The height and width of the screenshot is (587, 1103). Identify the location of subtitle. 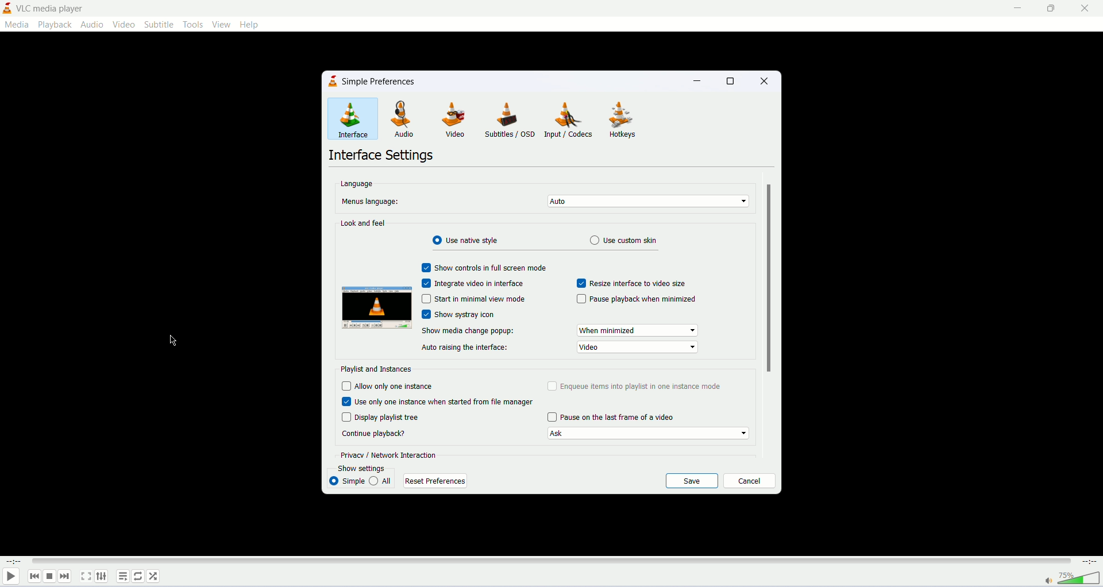
(159, 24).